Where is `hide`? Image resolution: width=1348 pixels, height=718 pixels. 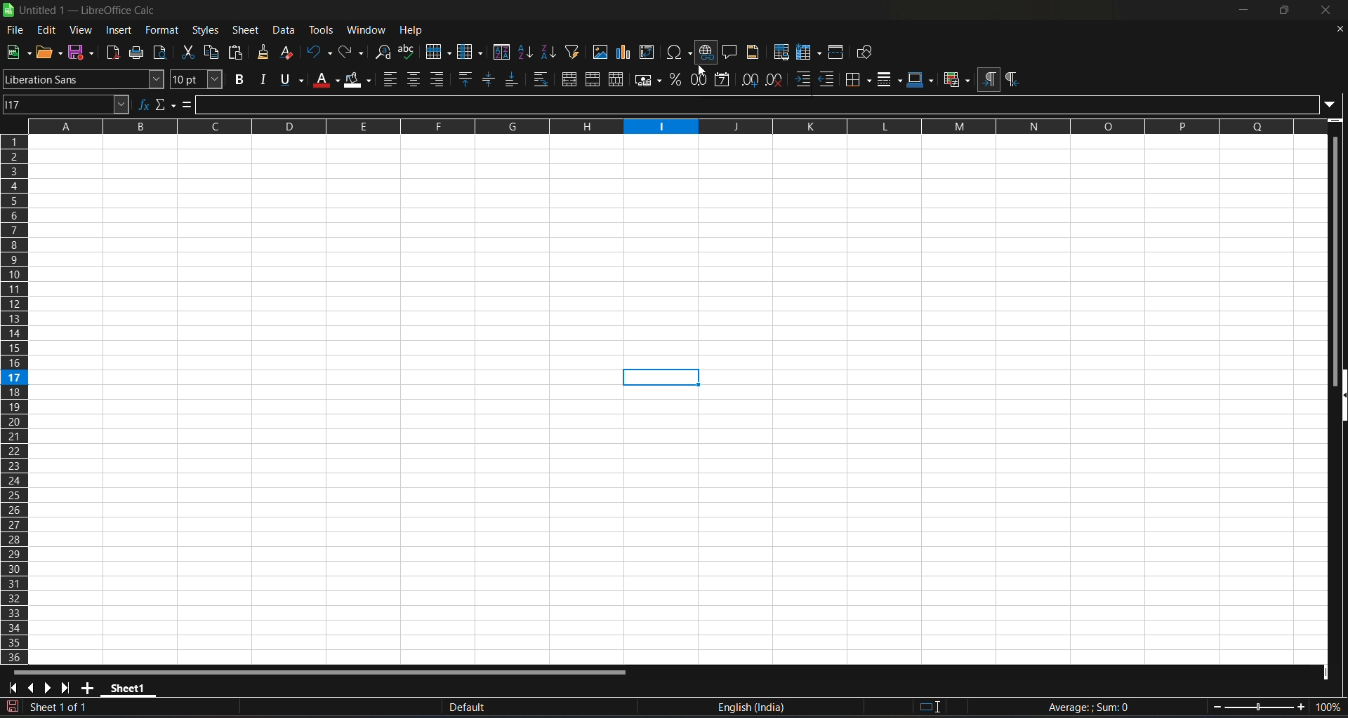
hide is located at coordinates (1340, 398).